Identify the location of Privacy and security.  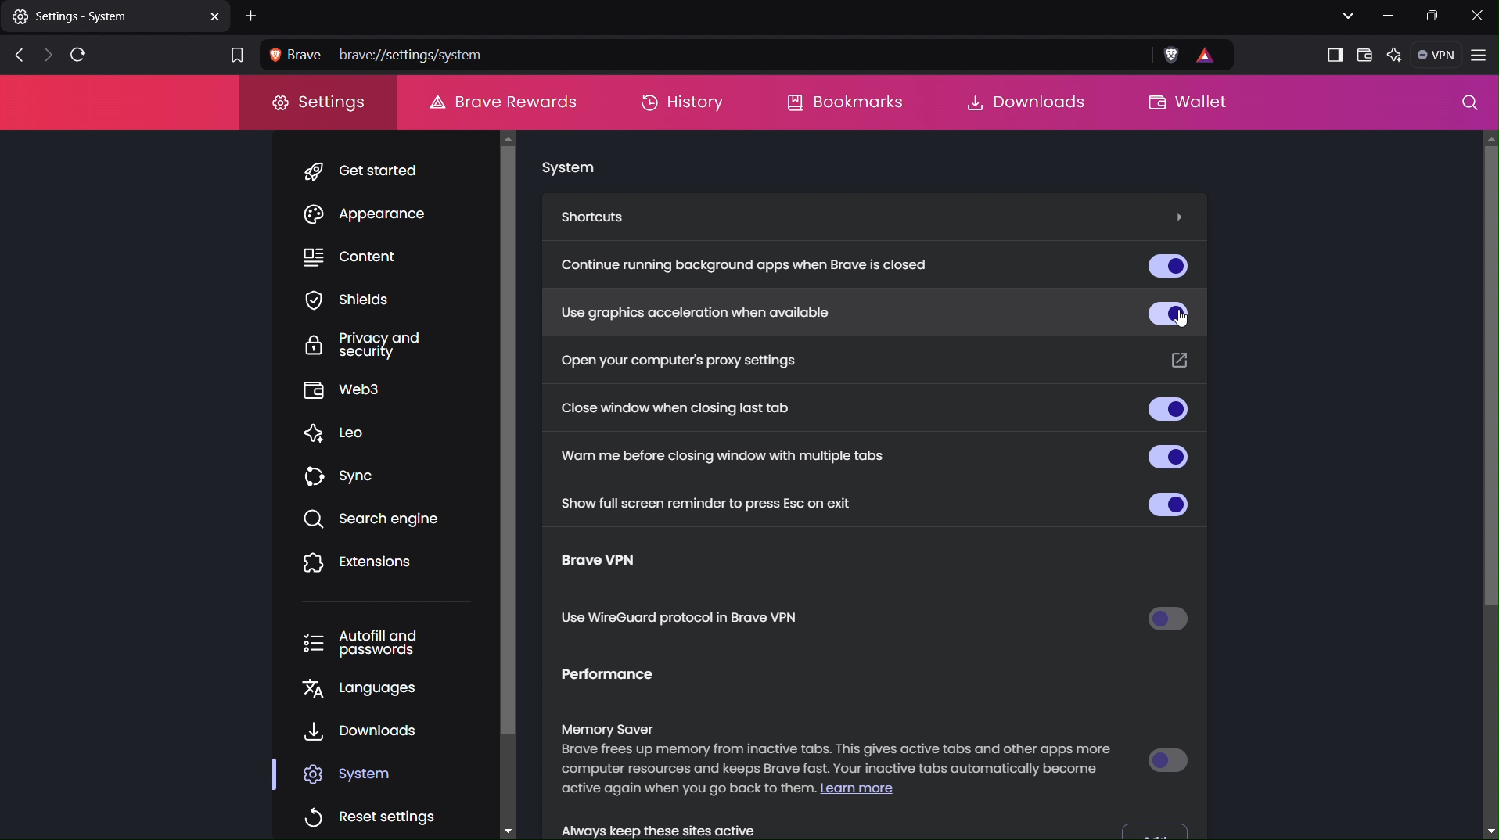
(376, 346).